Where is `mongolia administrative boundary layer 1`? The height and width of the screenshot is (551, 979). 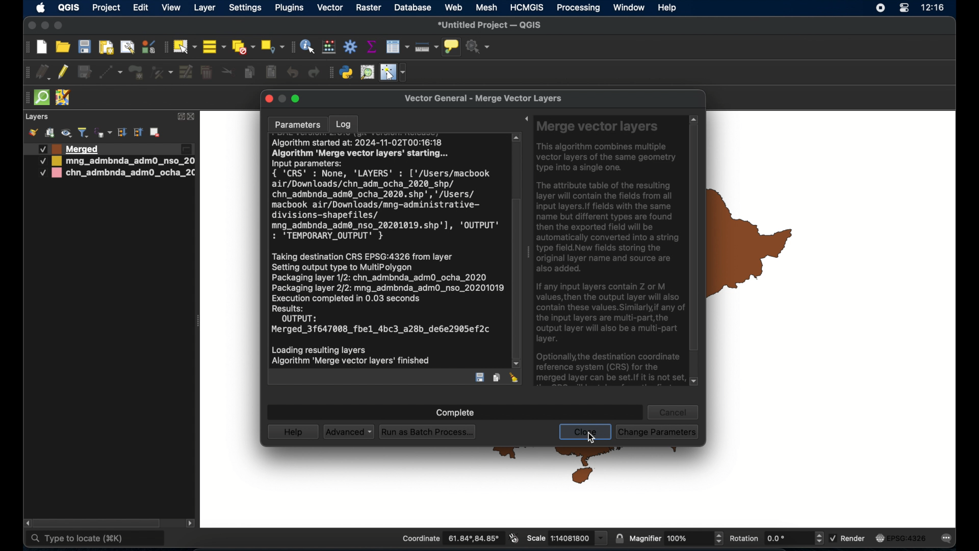 mongolia administrative boundary layer 1 is located at coordinates (116, 162).